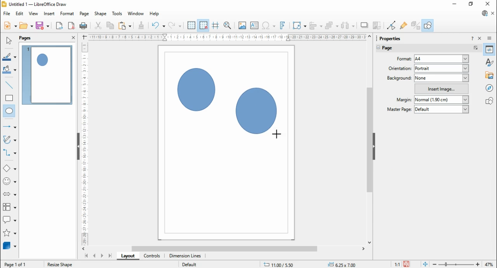 The height and width of the screenshot is (268, 497). I want to click on open, so click(26, 26).